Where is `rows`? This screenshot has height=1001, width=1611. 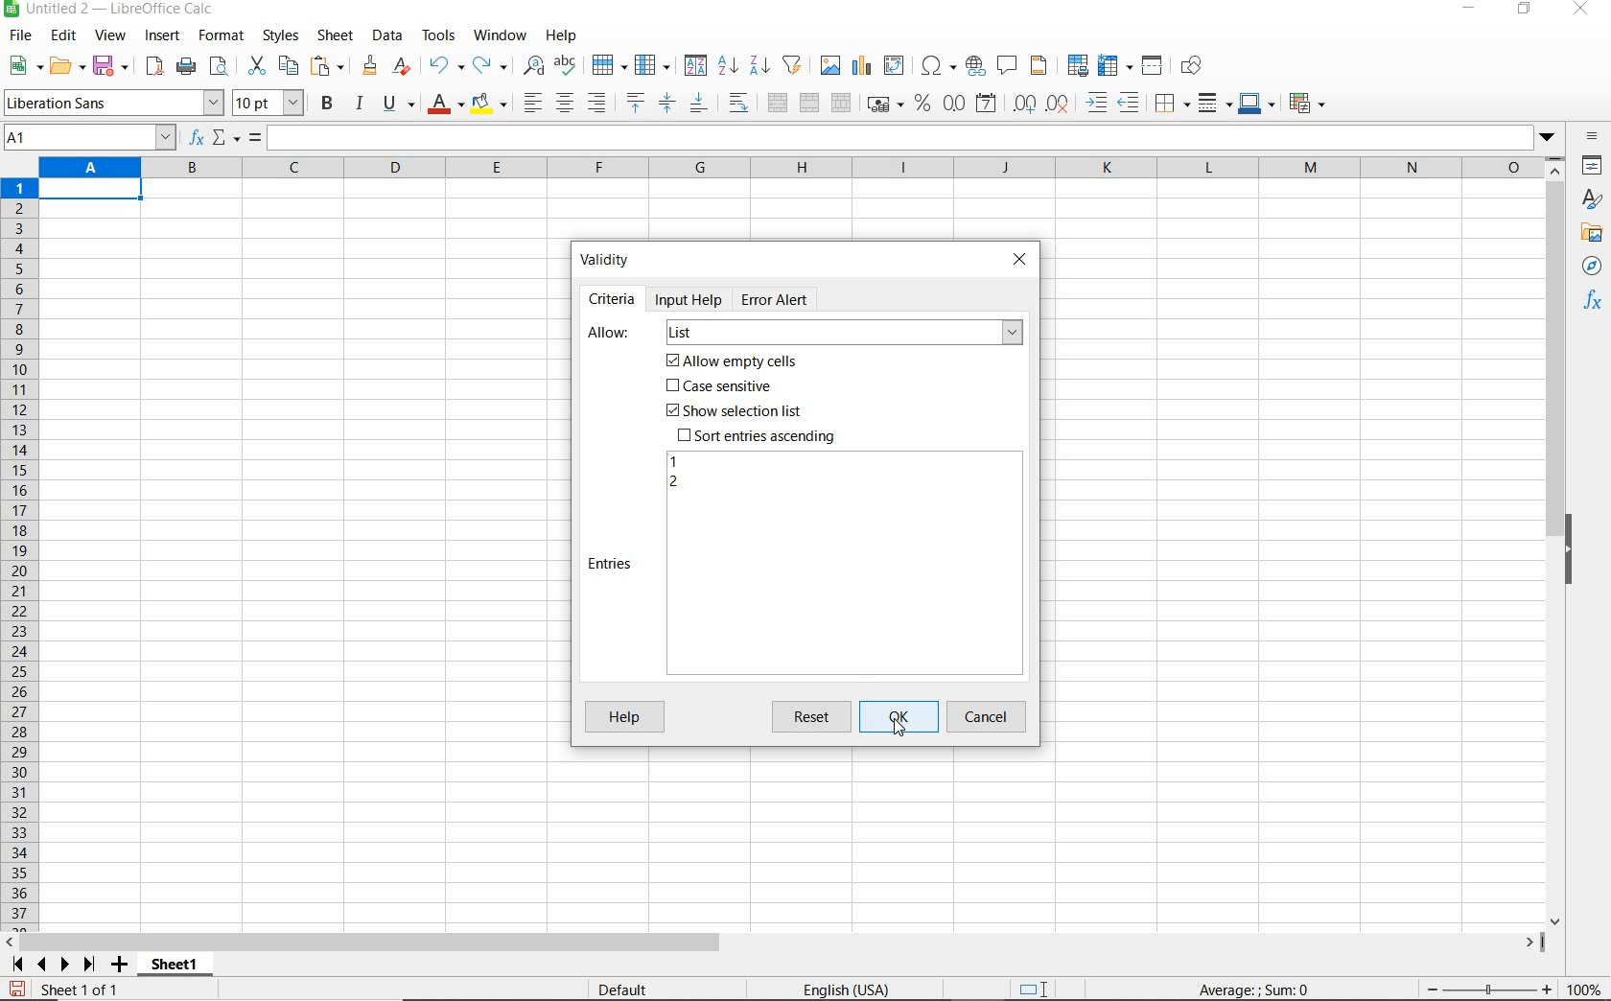 rows is located at coordinates (20, 555).